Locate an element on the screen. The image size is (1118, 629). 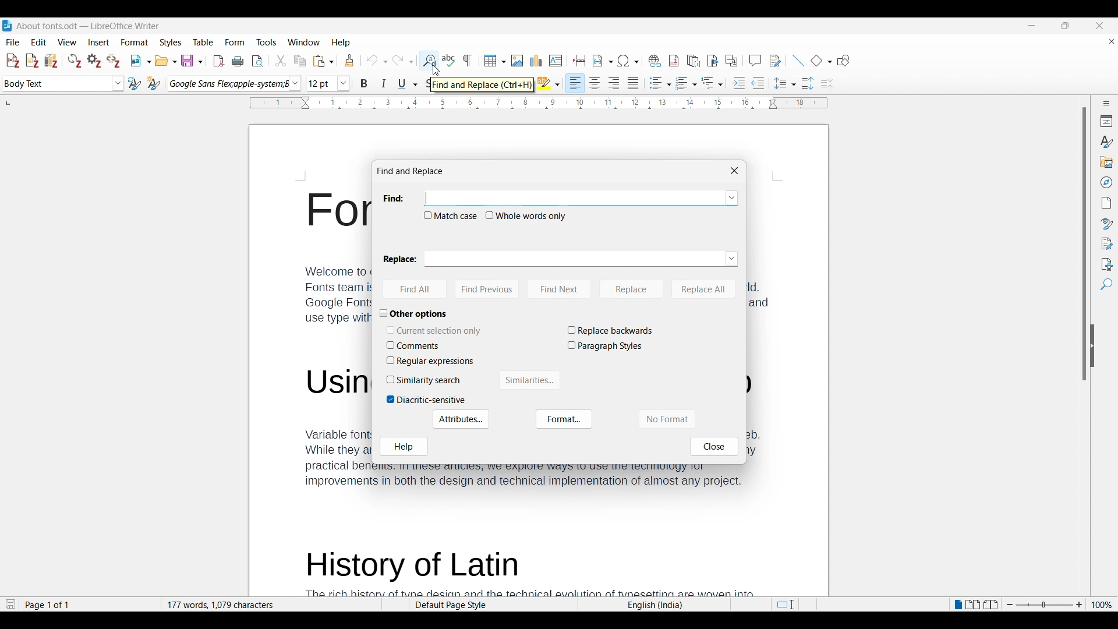
Indicates space to input Find text is located at coordinates (395, 199).